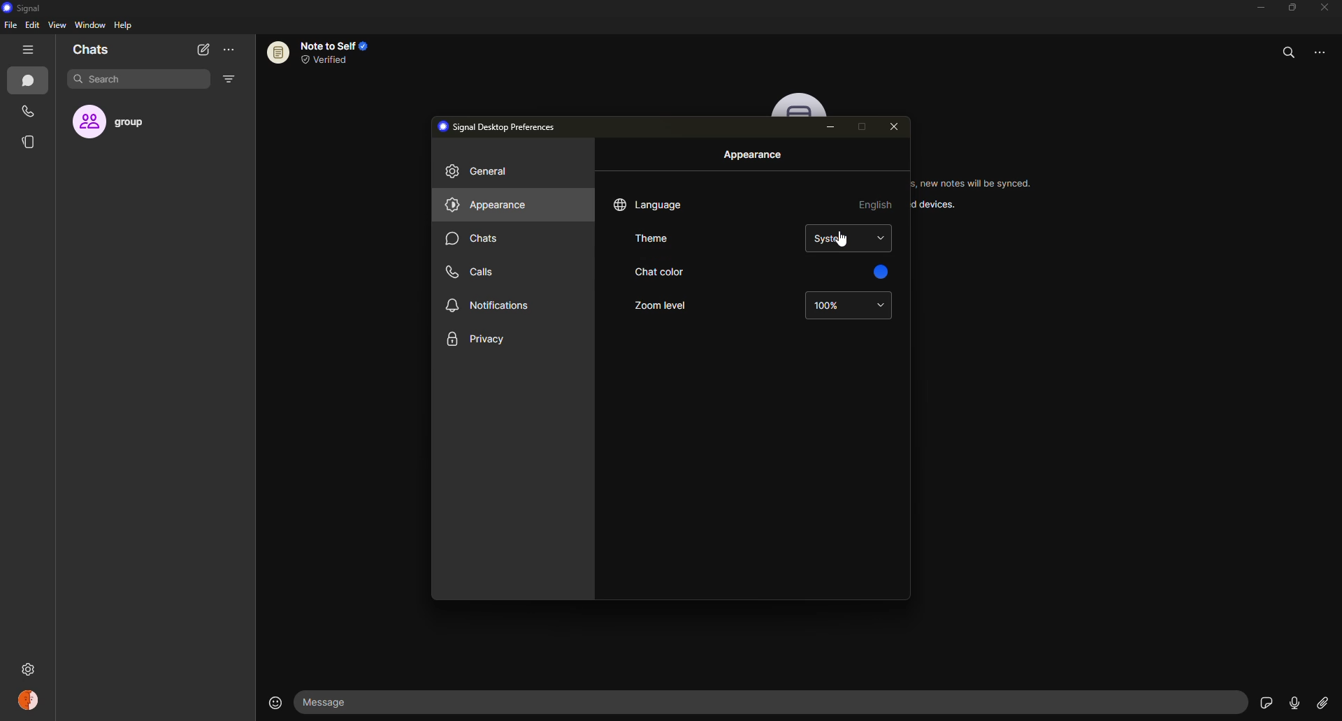 The image size is (1342, 721). Describe the element at coordinates (472, 271) in the screenshot. I see `calls` at that location.